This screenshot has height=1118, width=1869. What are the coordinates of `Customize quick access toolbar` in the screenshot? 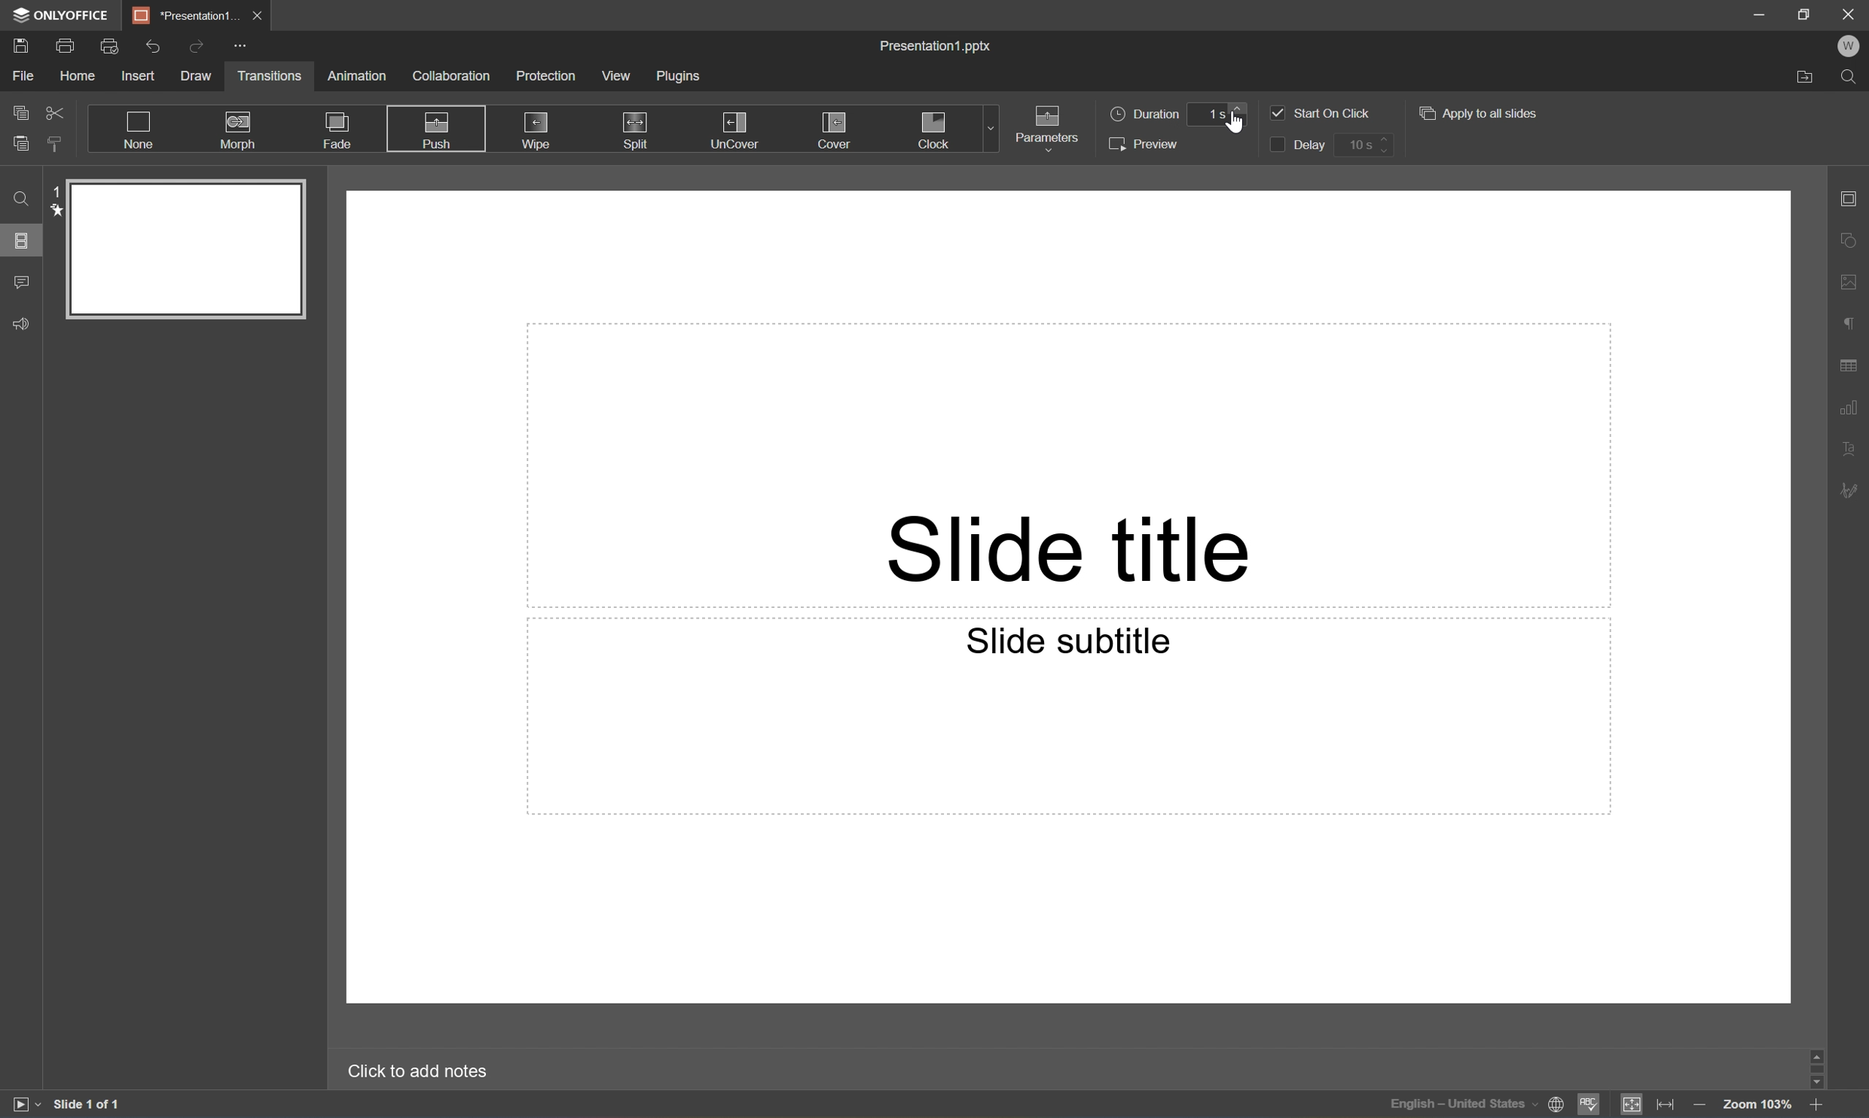 It's located at (244, 47).